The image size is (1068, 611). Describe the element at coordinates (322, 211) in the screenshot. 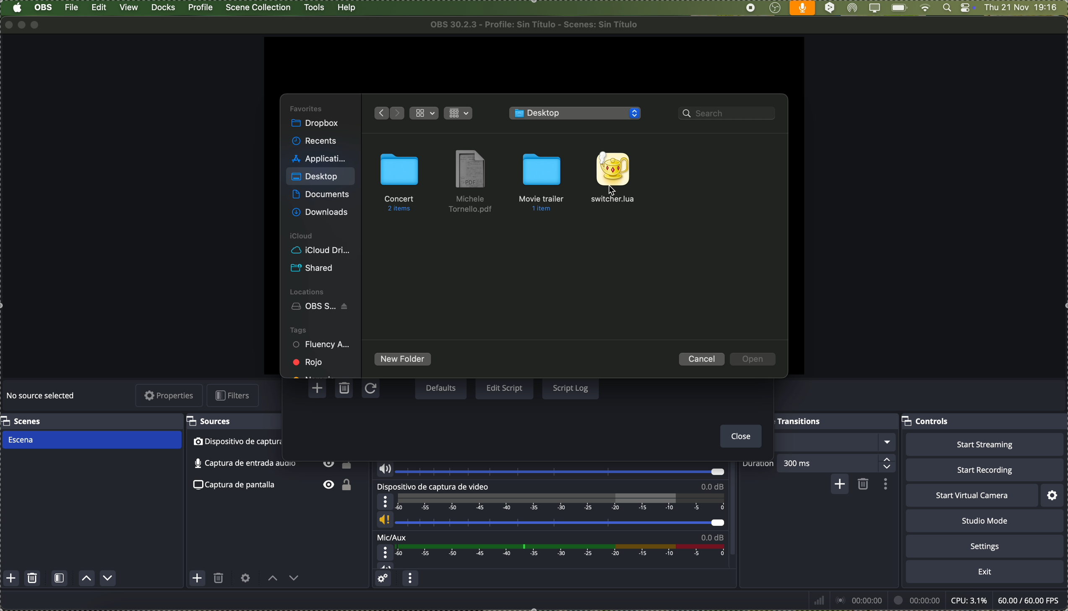

I see `downloads` at that location.